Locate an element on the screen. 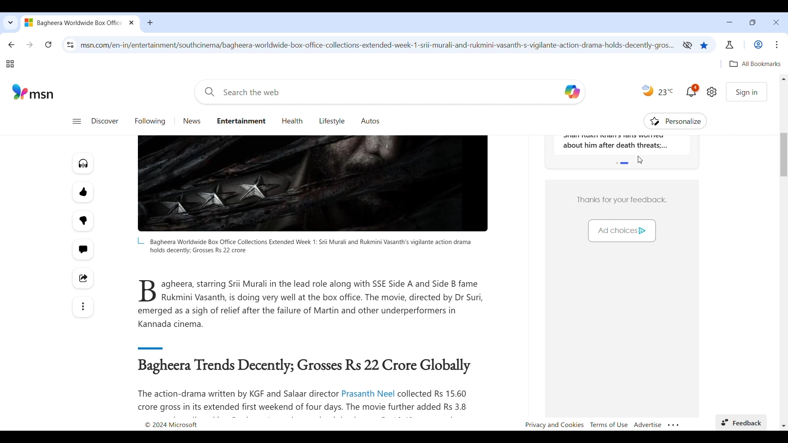 The image size is (788, 443). agheera, starring Srii Murali in the lead role along with SSE Side A and Side B fame
B Rukmini Vasanth, is doing very well at the box office. The movie, directed by Dr Suri,
emerged as a sigh of relief after the failure of Martin and other underperformers in
Kannada cinema. is located at coordinates (312, 304).